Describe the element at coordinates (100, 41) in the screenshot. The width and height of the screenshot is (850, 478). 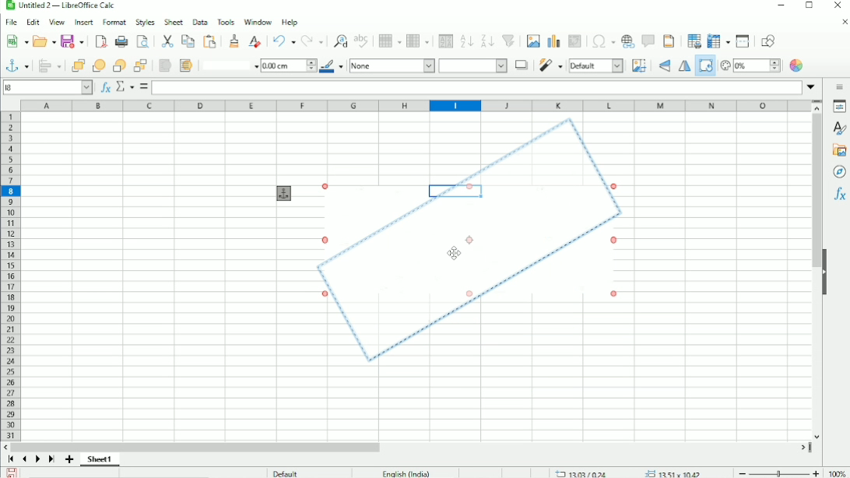
I see `Export as PDF` at that location.